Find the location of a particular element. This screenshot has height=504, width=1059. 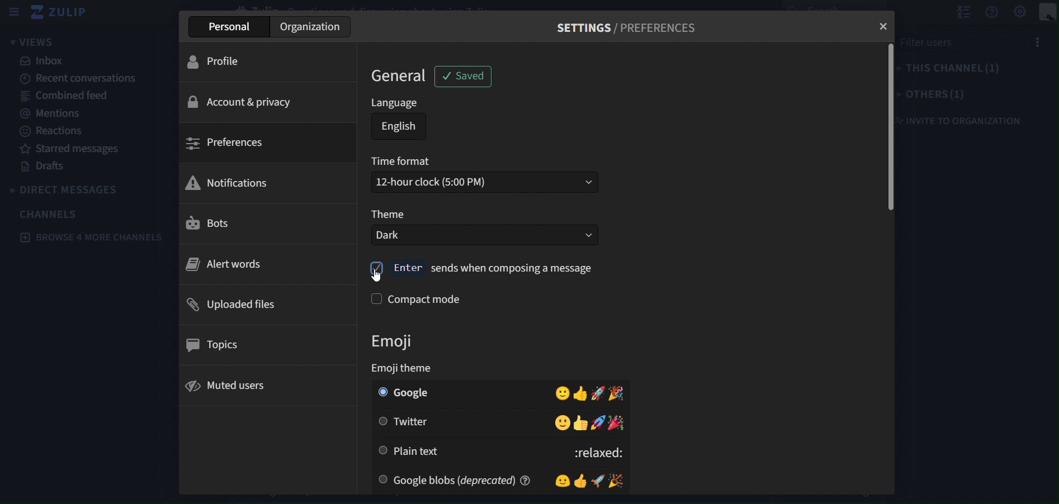

vertical Scrollbar is located at coordinates (886, 127).